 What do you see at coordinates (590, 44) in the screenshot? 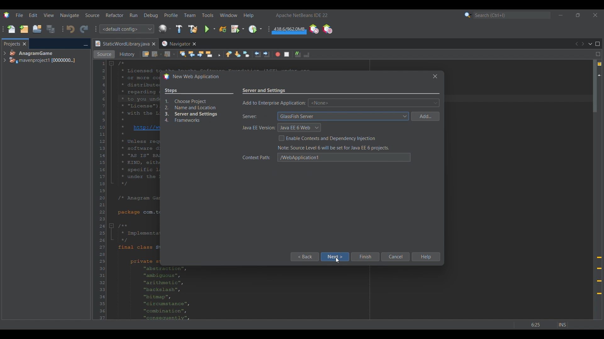
I see `Show documents list` at bounding box center [590, 44].